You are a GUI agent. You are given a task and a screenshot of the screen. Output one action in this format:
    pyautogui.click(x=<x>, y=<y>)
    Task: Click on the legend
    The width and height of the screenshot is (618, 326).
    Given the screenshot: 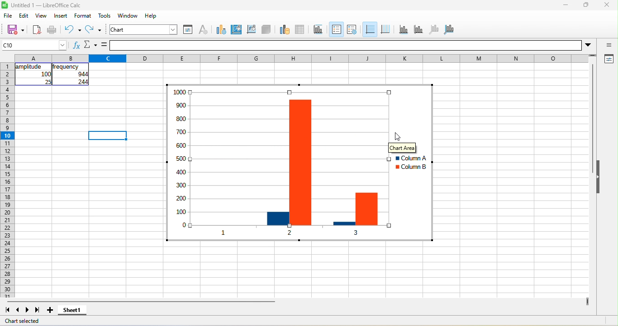 What is the action you would take?
    pyautogui.click(x=352, y=29)
    